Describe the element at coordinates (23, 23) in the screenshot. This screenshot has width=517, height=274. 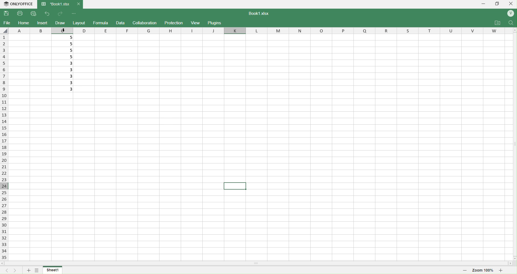
I see `Home` at that location.